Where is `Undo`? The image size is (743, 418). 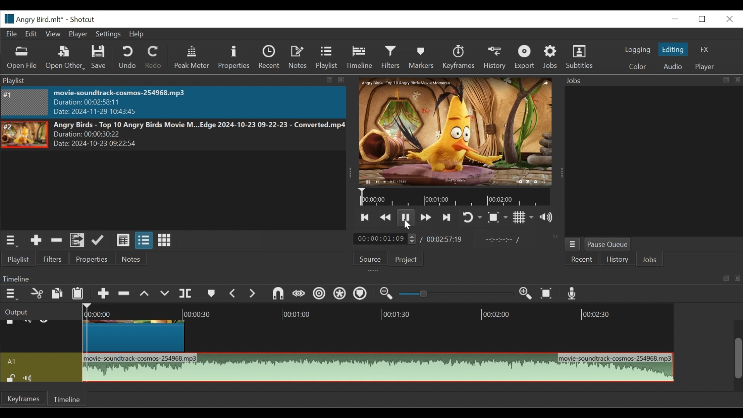 Undo is located at coordinates (128, 57).